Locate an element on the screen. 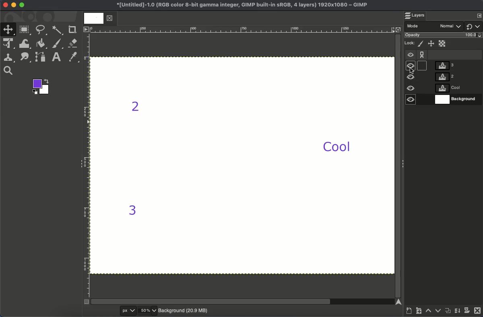 This screenshot has width=483, height=317. Free select is located at coordinates (43, 30).